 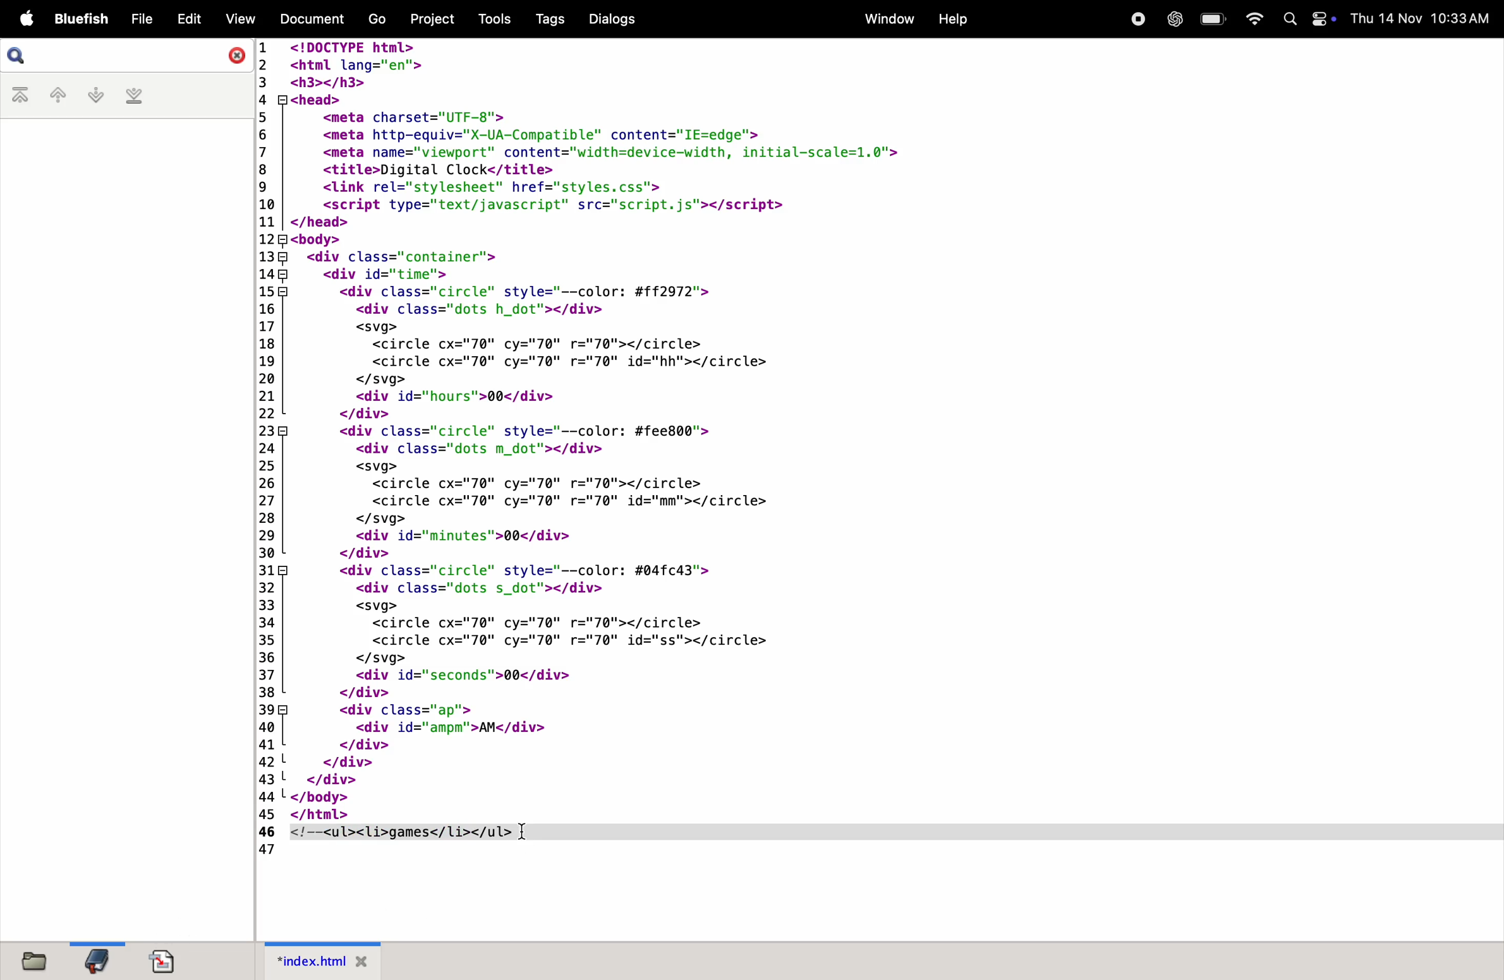 I want to click on help, so click(x=955, y=18).